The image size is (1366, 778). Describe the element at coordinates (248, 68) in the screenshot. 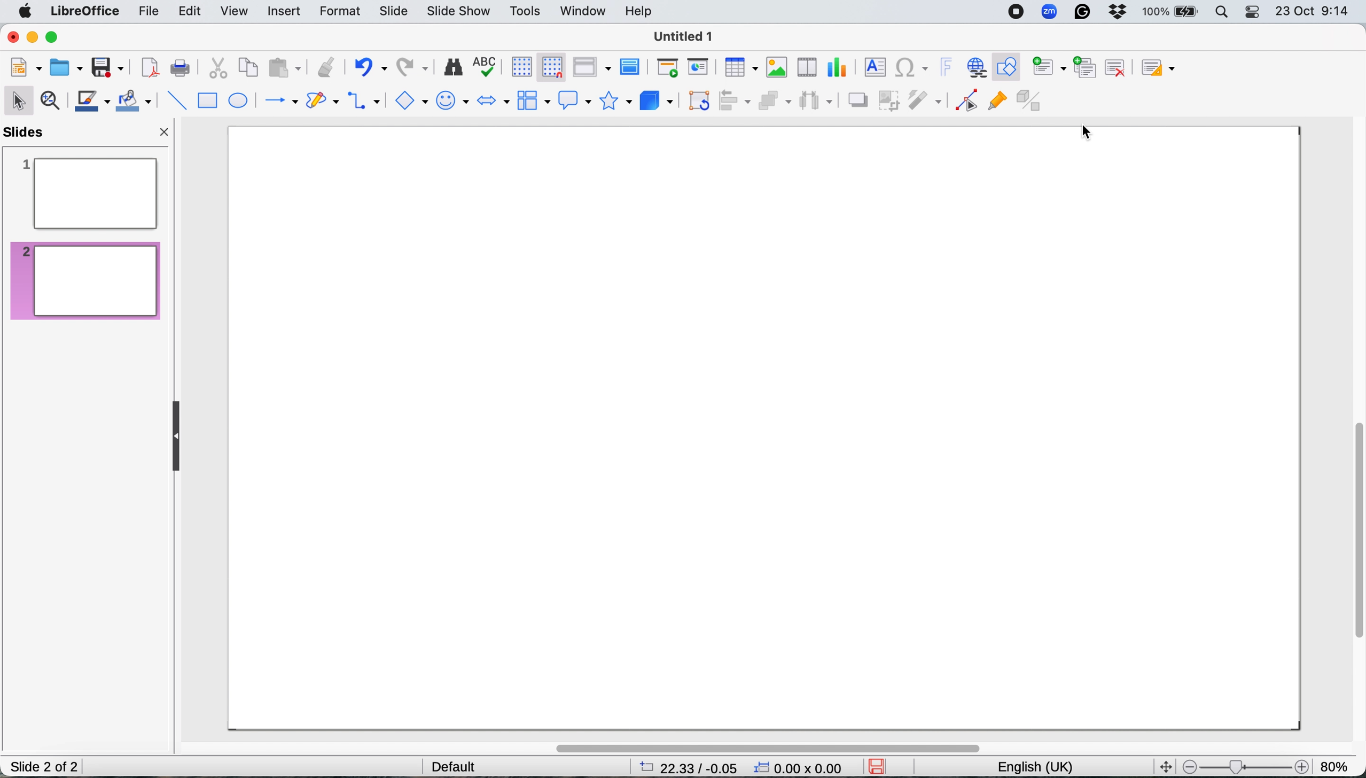

I see `copy` at that location.